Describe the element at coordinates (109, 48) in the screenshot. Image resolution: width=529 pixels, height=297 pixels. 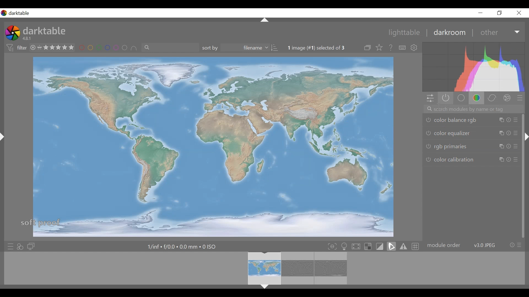
I see `filter by images color label` at that location.